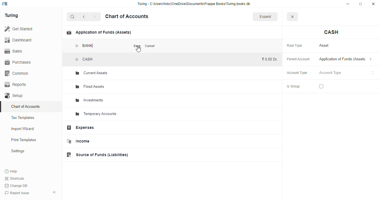 The width and height of the screenshot is (380, 200). I want to click on search, so click(73, 17).